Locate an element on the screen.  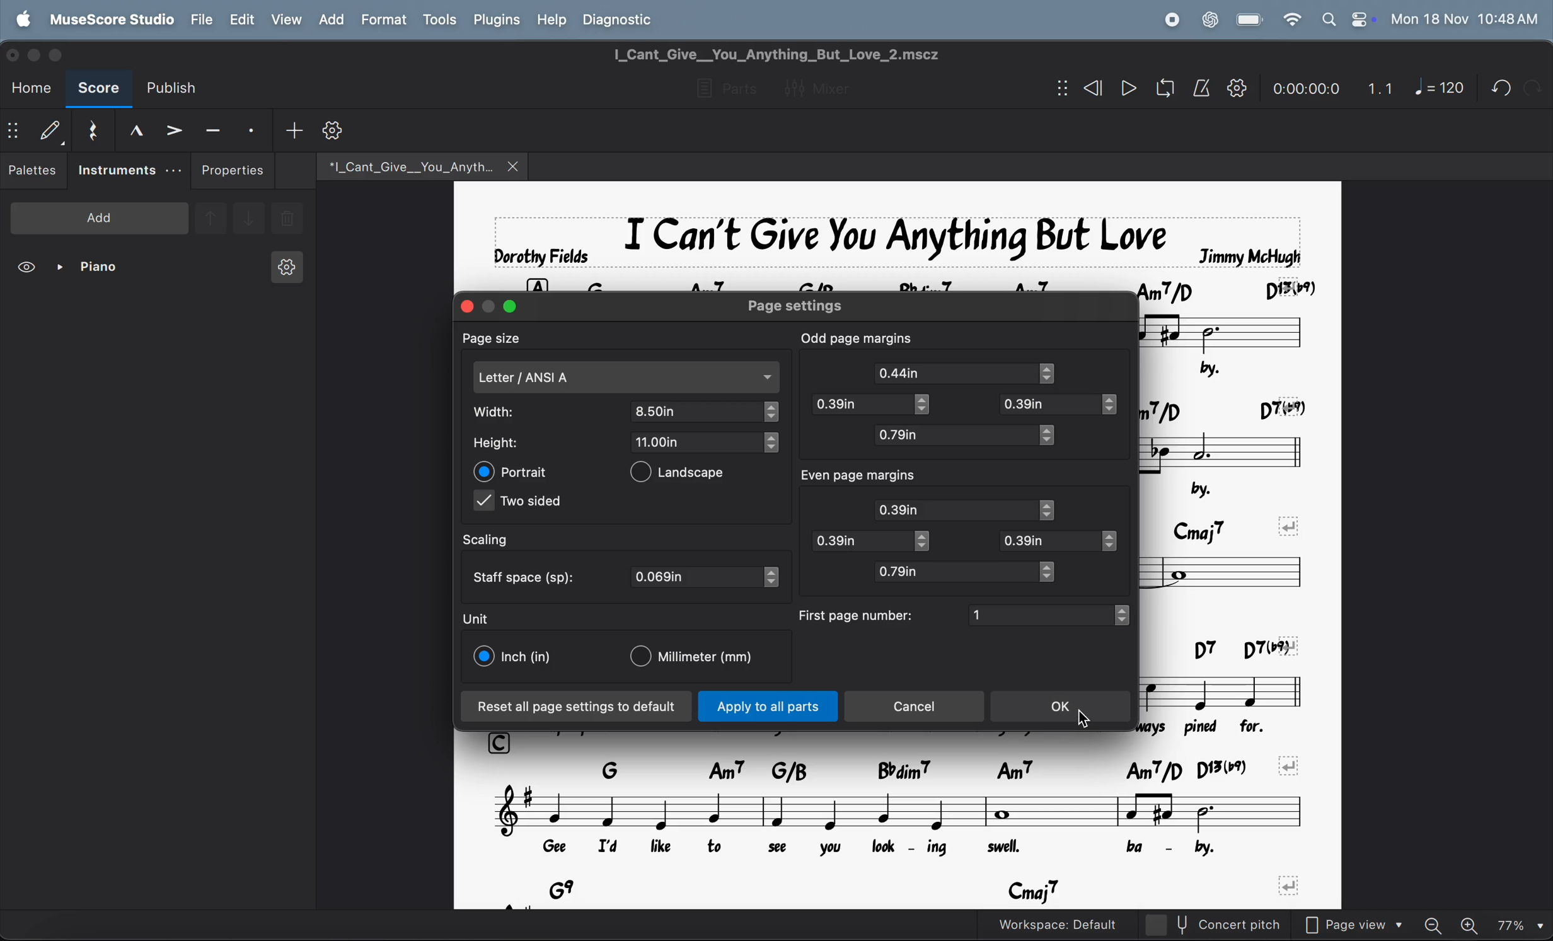
down tone is located at coordinates (250, 219).